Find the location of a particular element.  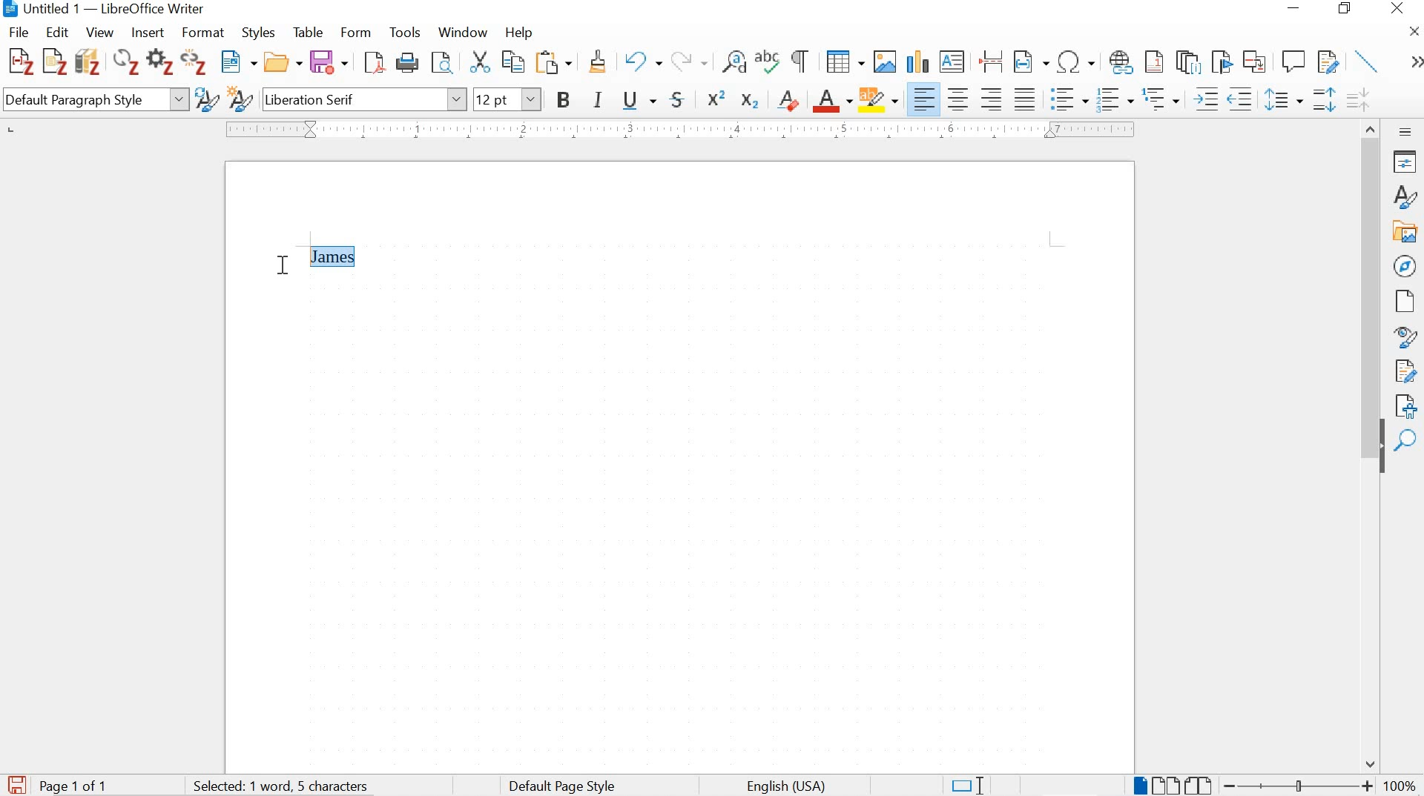

insert cross-reference is located at coordinates (1256, 61).